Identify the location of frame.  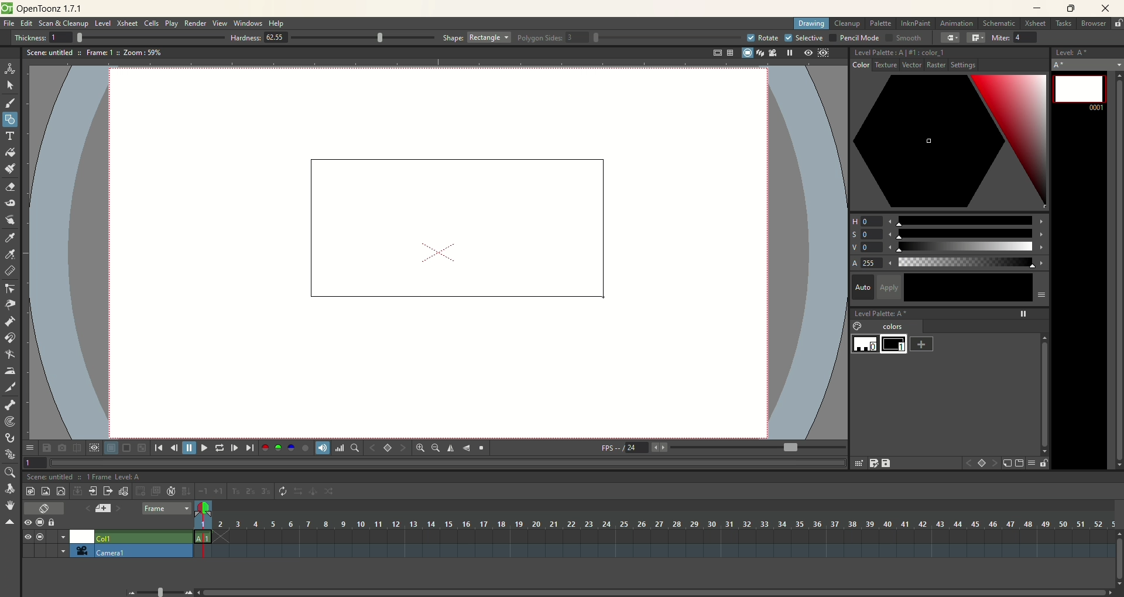
(166, 509).